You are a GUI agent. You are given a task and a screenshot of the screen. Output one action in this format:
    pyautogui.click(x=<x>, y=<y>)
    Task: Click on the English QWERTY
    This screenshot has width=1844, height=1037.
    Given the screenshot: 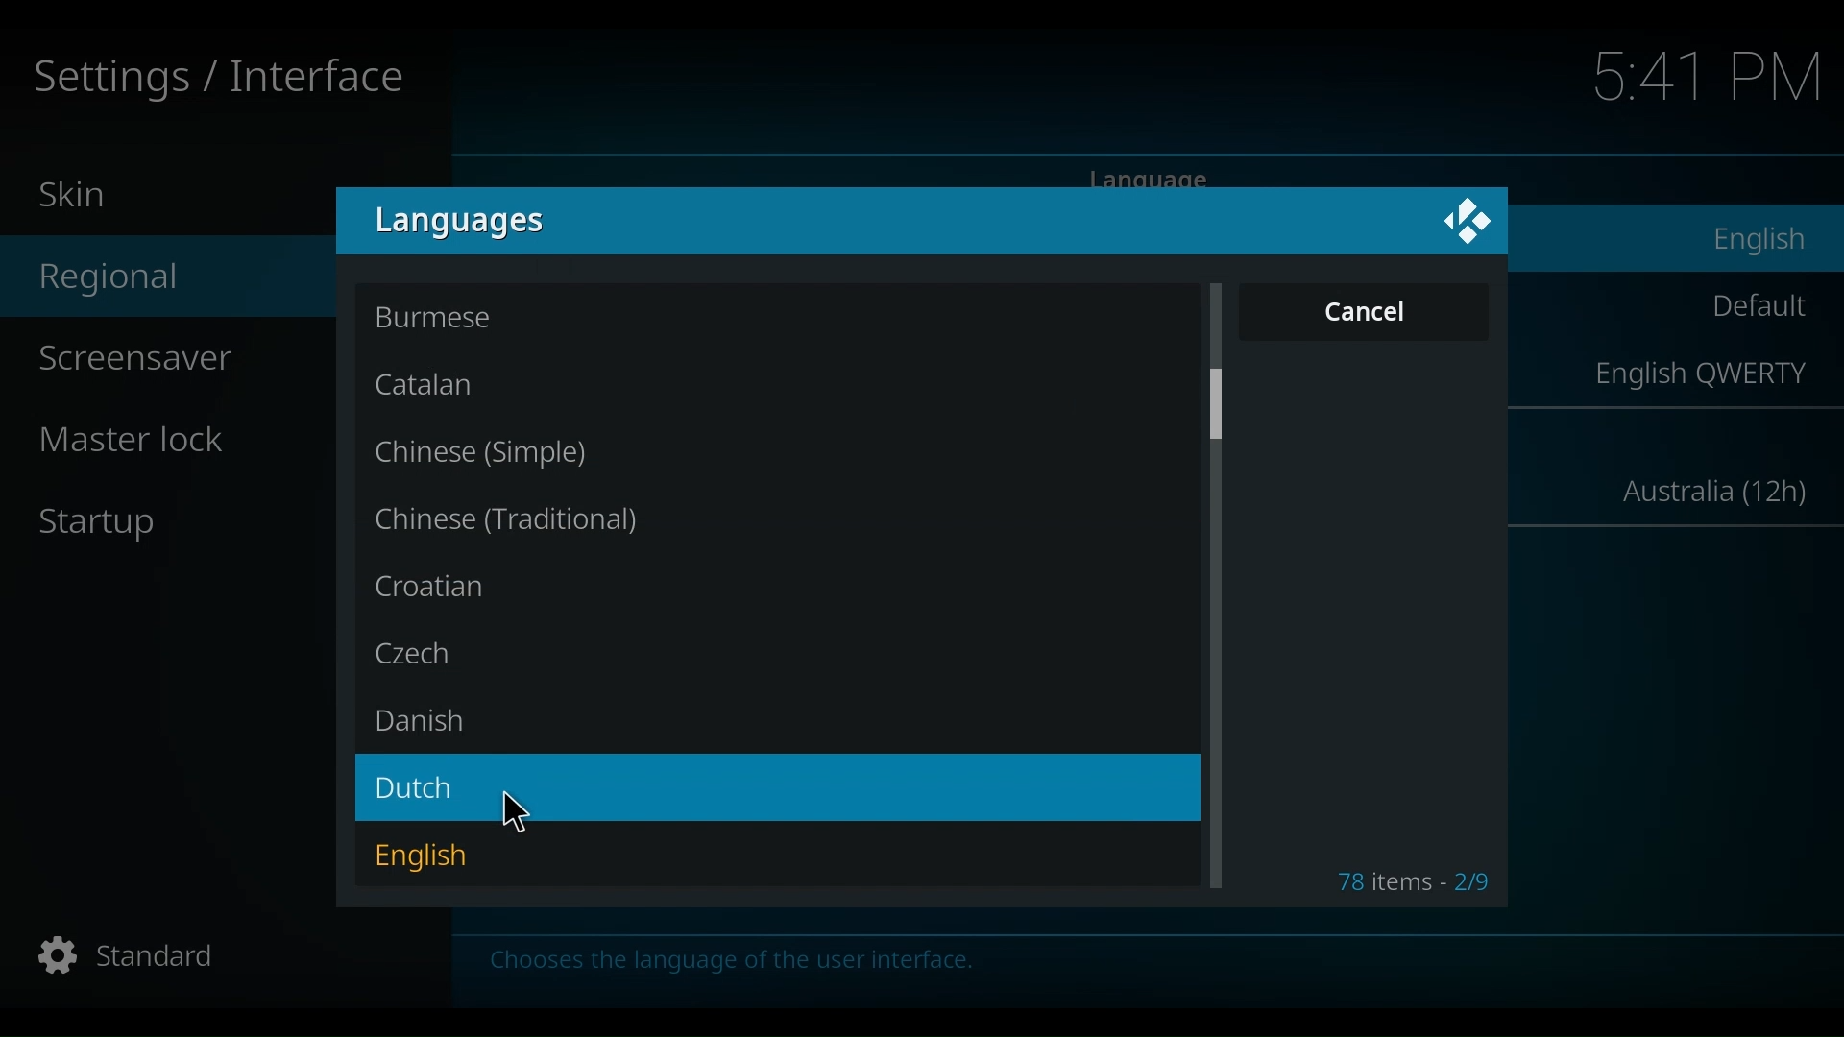 What is the action you would take?
    pyautogui.click(x=1699, y=376)
    